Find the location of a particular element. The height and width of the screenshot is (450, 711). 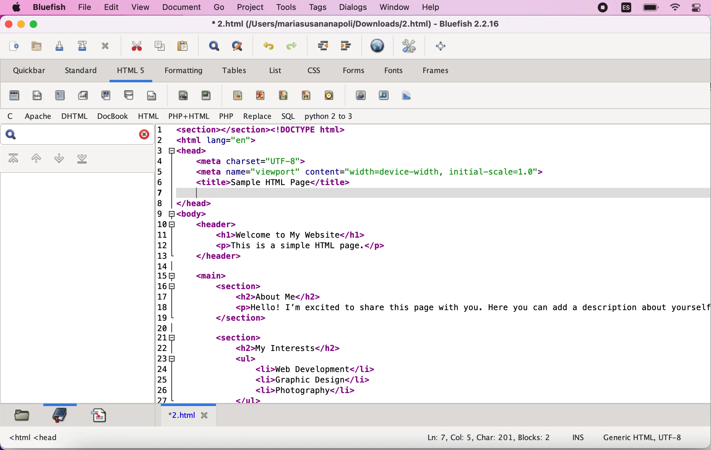

file is located at coordinates (87, 8).